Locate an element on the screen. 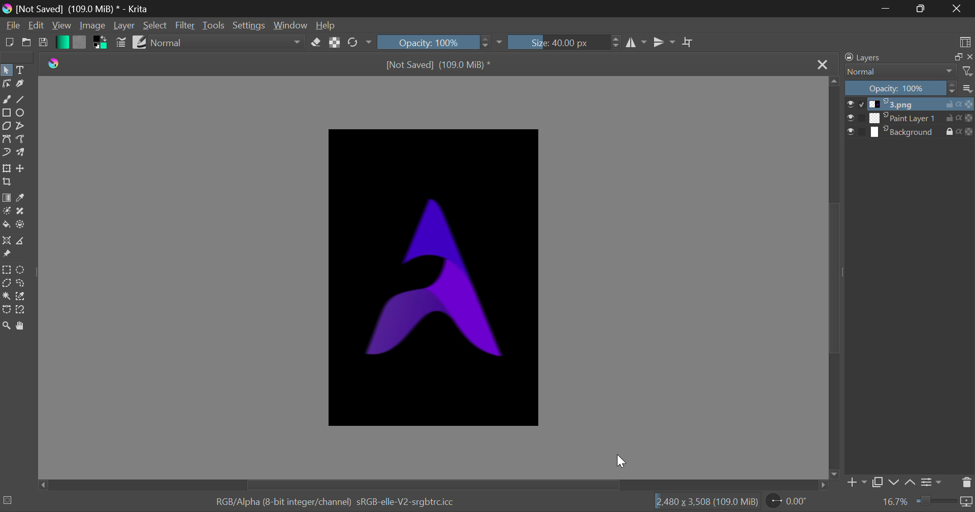 The height and width of the screenshot is (512, 975). dropdown is located at coordinates (502, 43).